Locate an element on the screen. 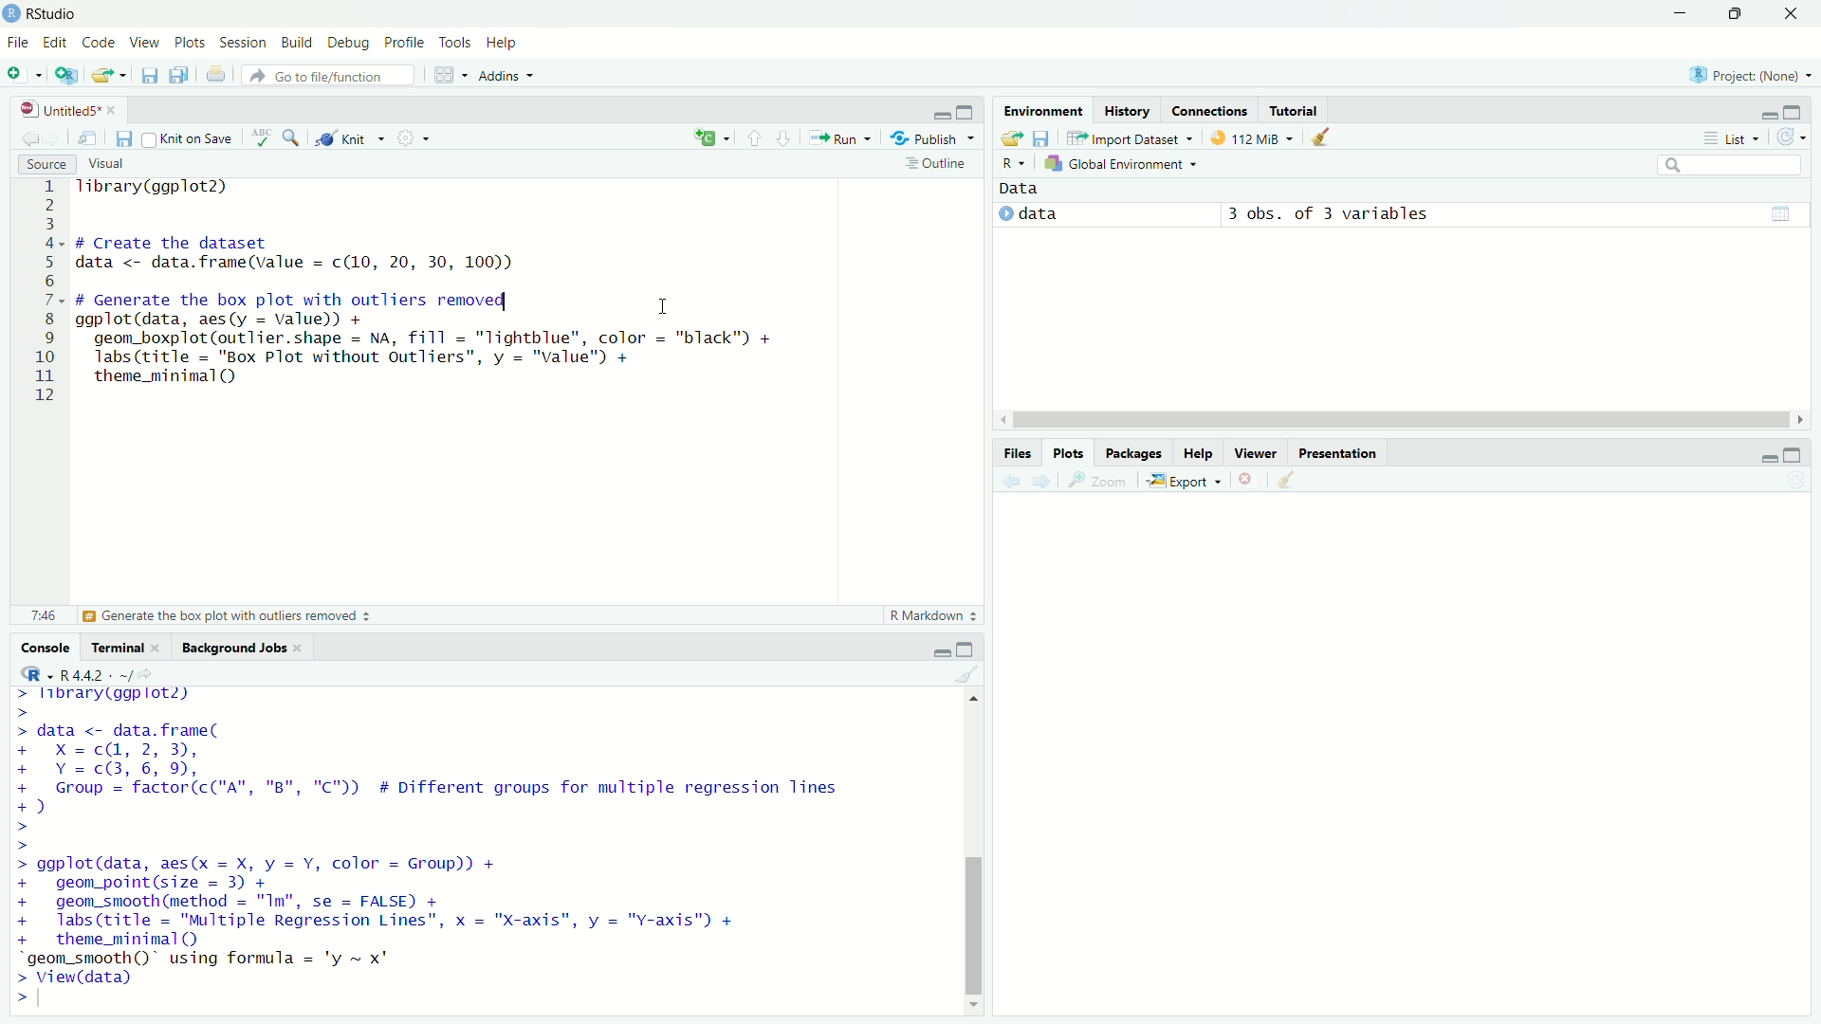  Tutorial is located at coordinates (1296, 108).